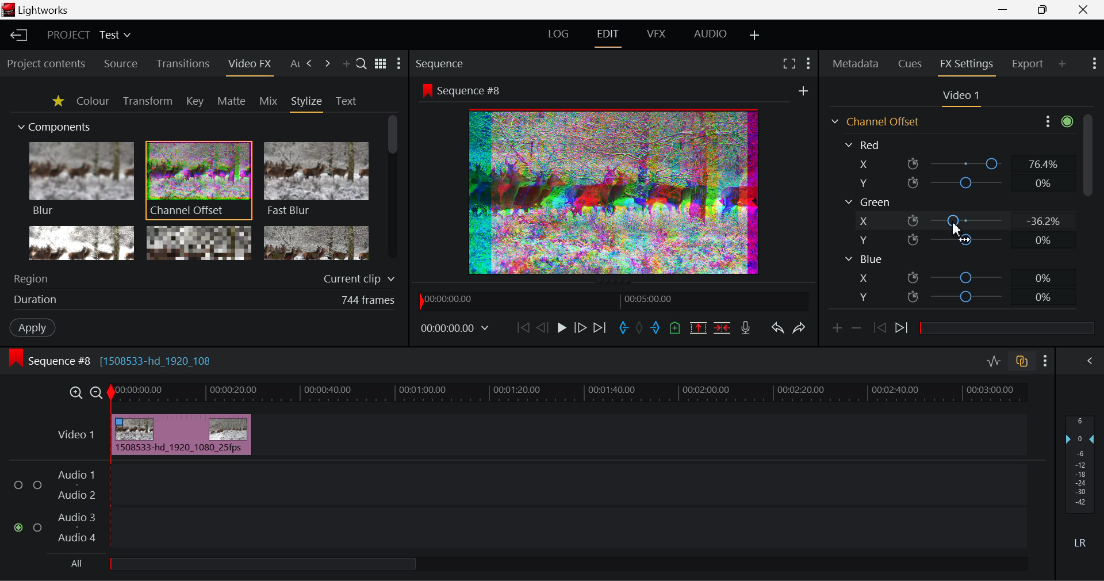 The height and width of the screenshot is (581, 1104). What do you see at coordinates (800, 330) in the screenshot?
I see `Redo` at bounding box center [800, 330].